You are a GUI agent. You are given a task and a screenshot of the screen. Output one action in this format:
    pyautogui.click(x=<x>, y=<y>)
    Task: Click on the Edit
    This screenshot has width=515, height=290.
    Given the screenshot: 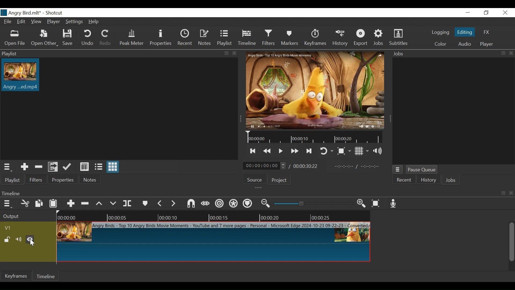 What is the action you would take?
    pyautogui.click(x=21, y=21)
    